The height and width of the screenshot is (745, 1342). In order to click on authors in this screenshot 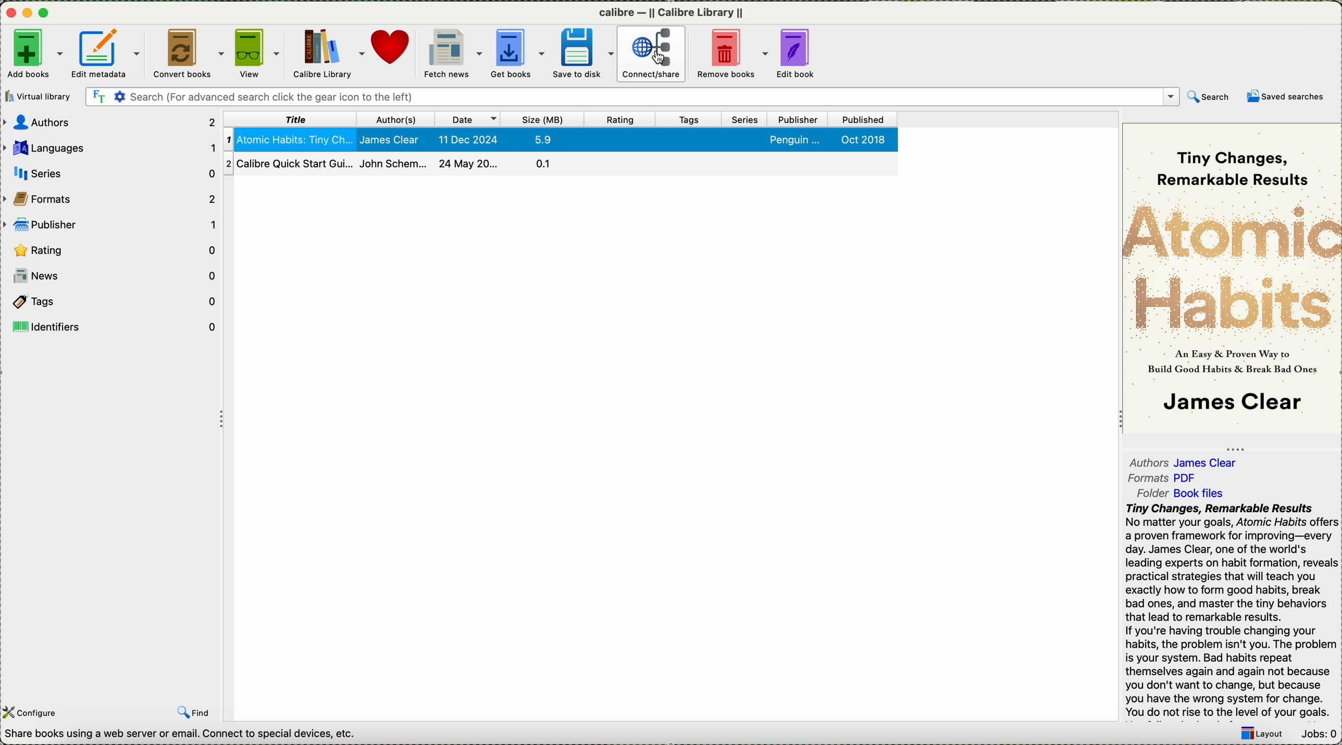, I will do `click(110, 122)`.